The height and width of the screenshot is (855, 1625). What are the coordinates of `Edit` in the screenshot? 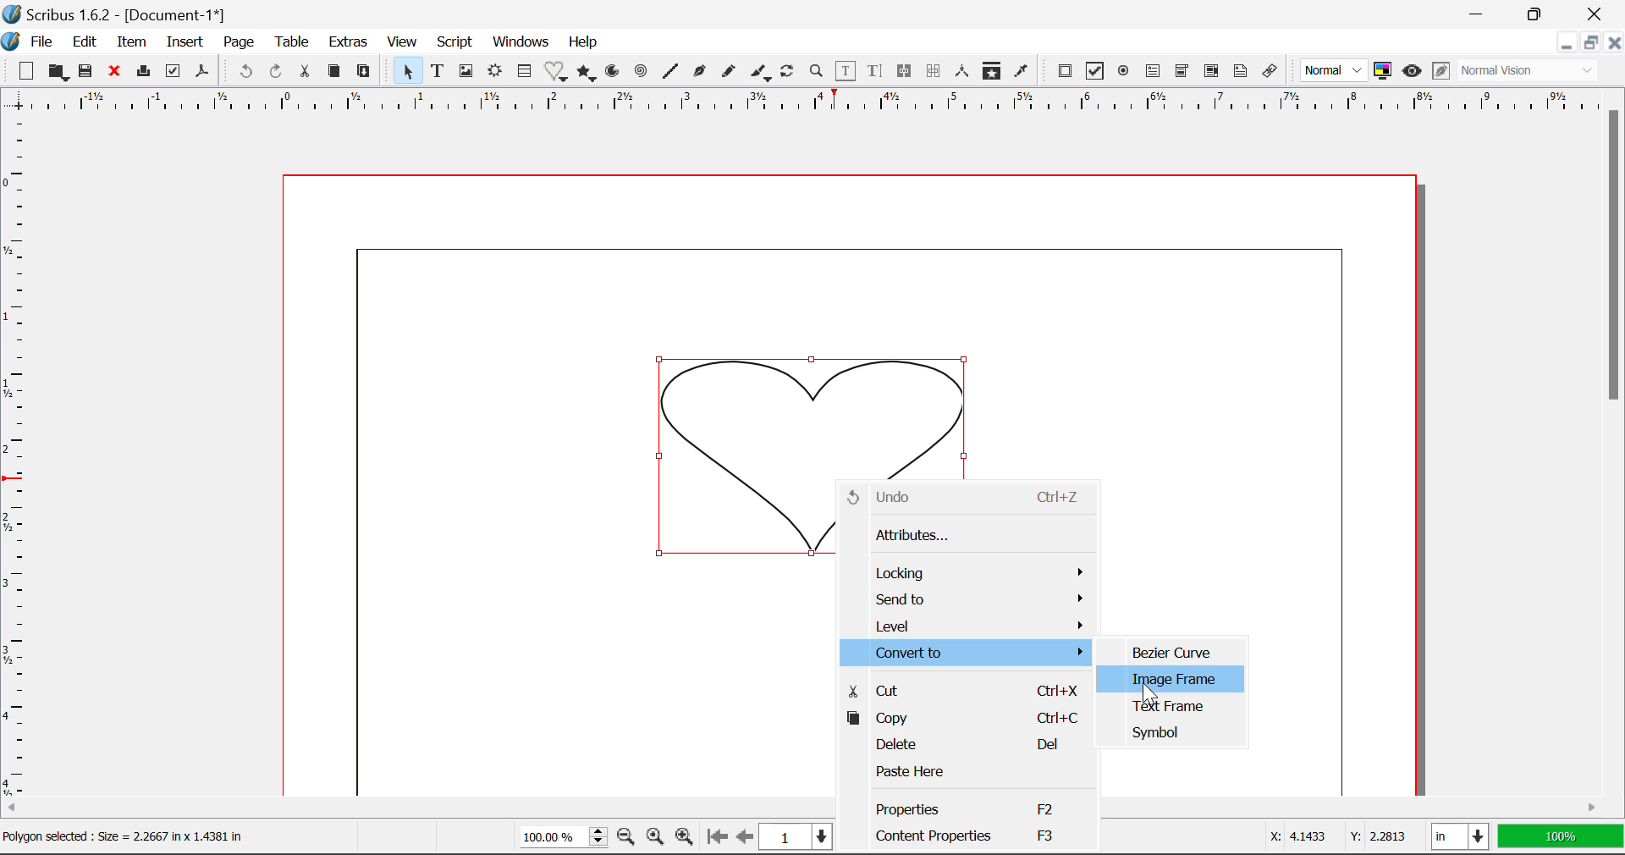 It's located at (85, 42).